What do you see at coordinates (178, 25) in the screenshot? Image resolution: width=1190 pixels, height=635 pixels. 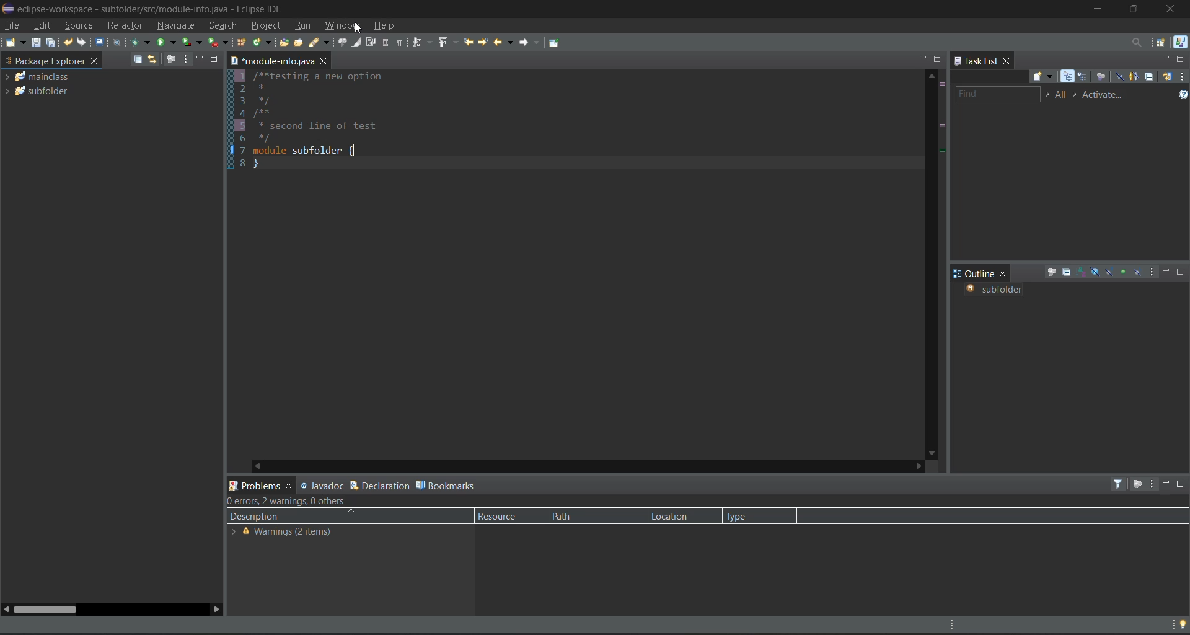 I see `navigate` at bounding box center [178, 25].